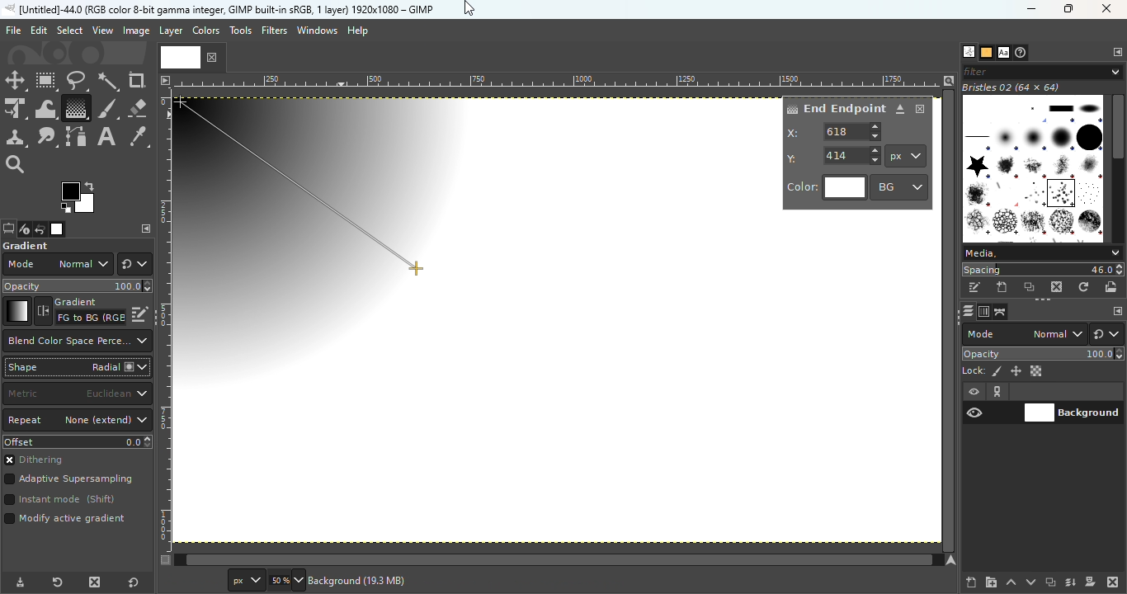 The image size is (1127, 594). Describe the element at coordinates (134, 264) in the screenshot. I see `Switch to another group of modes` at that location.